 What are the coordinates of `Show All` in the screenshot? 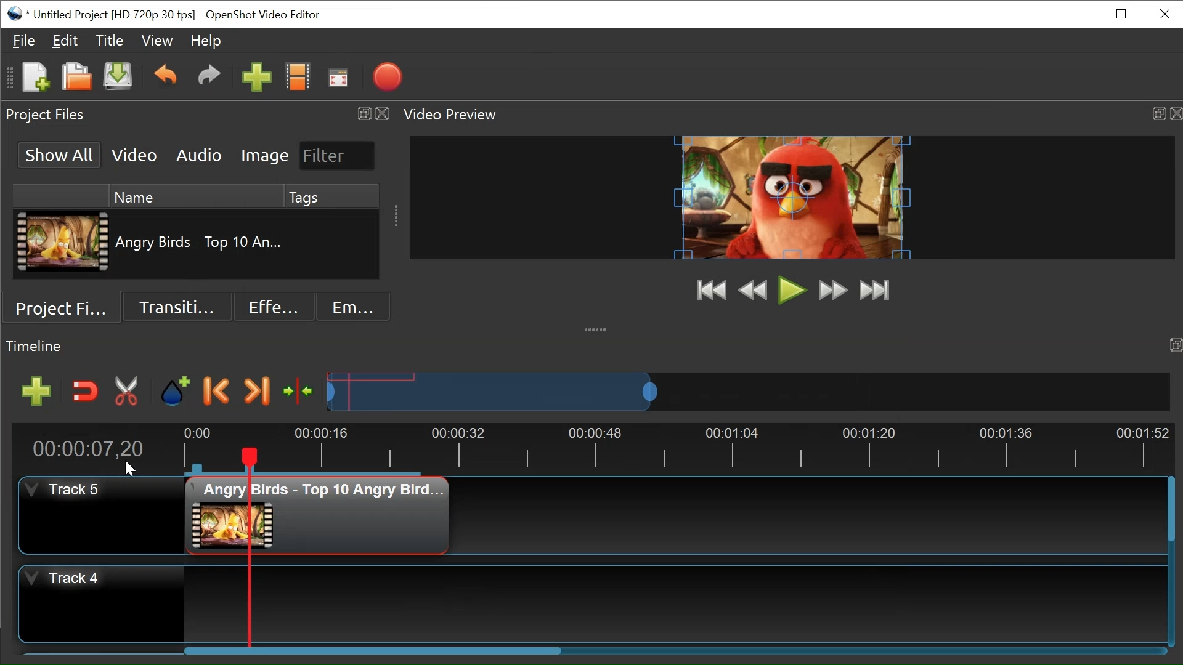 It's located at (58, 155).